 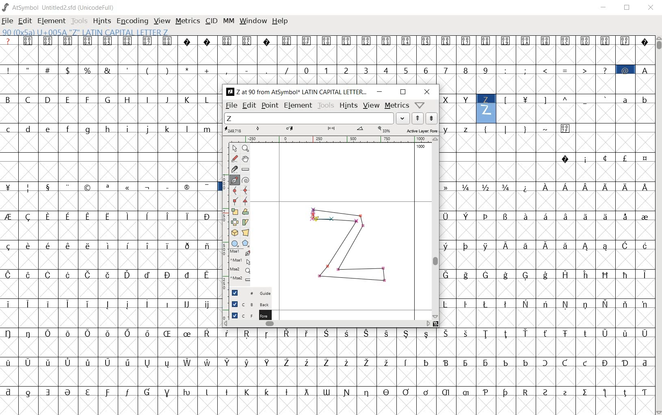 I want to click on polygon or star, so click(x=246, y=244).